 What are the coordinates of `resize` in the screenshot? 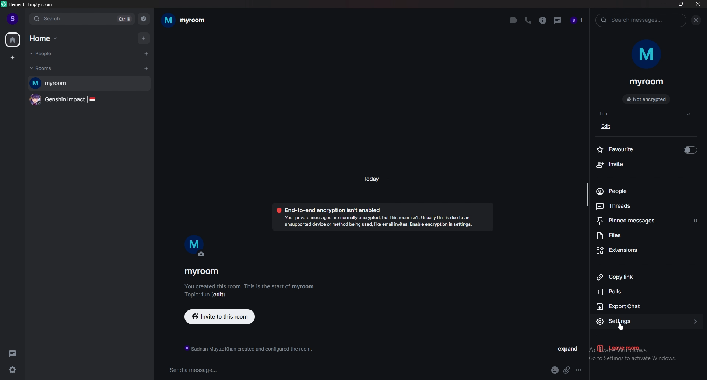 It's located at (681, 4).